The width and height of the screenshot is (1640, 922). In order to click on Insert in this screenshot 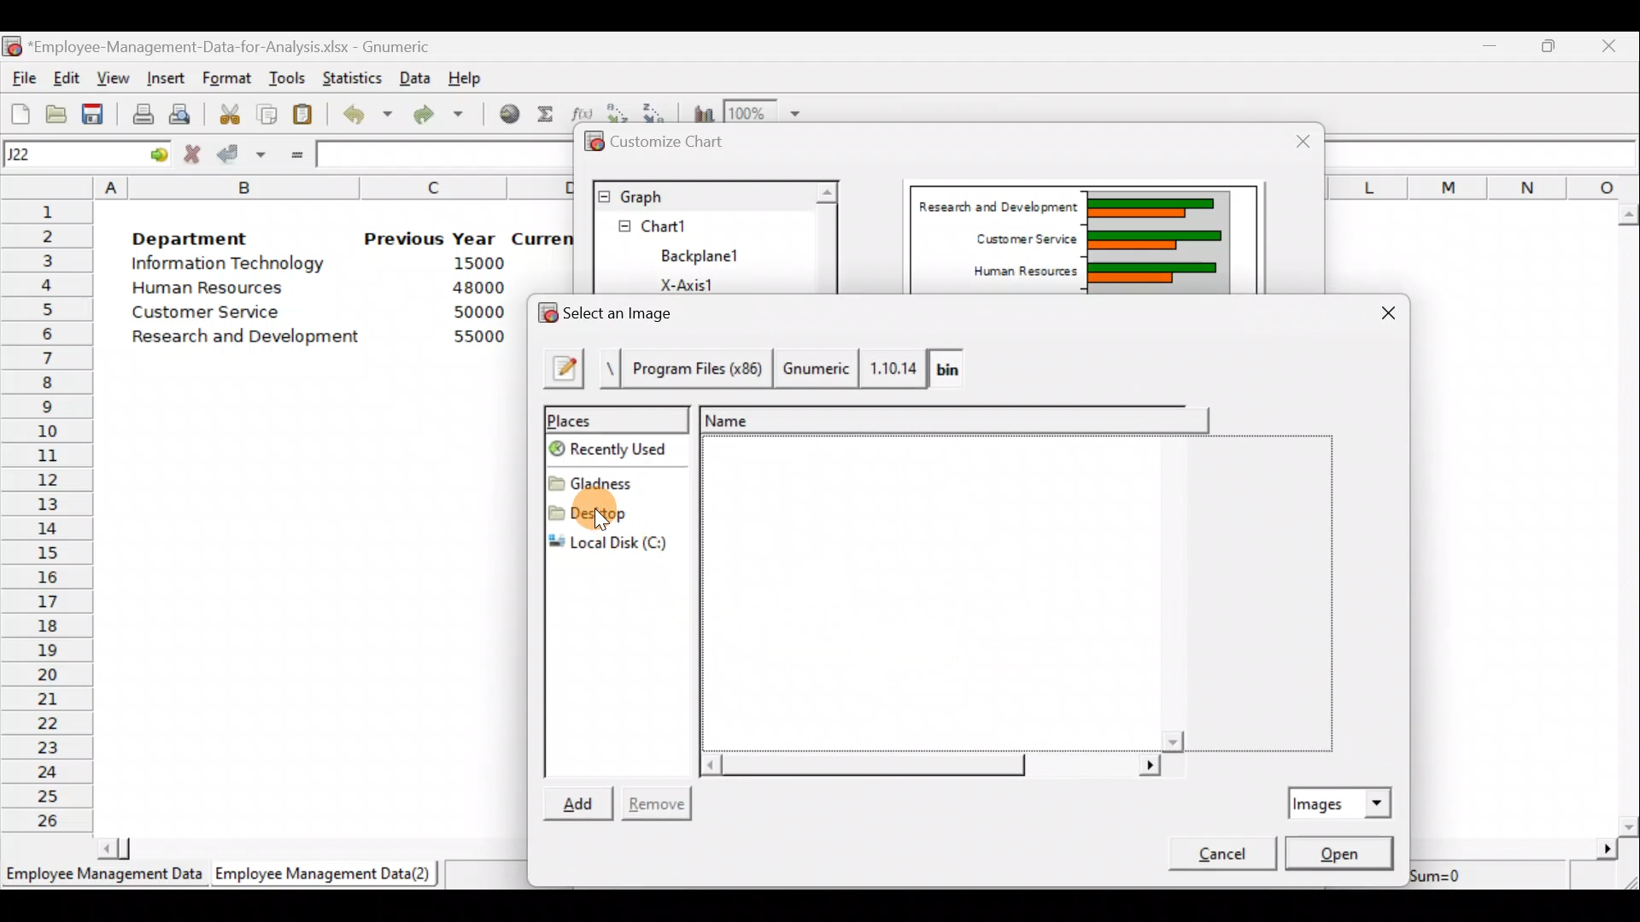, I will do `click(169, 76)`.